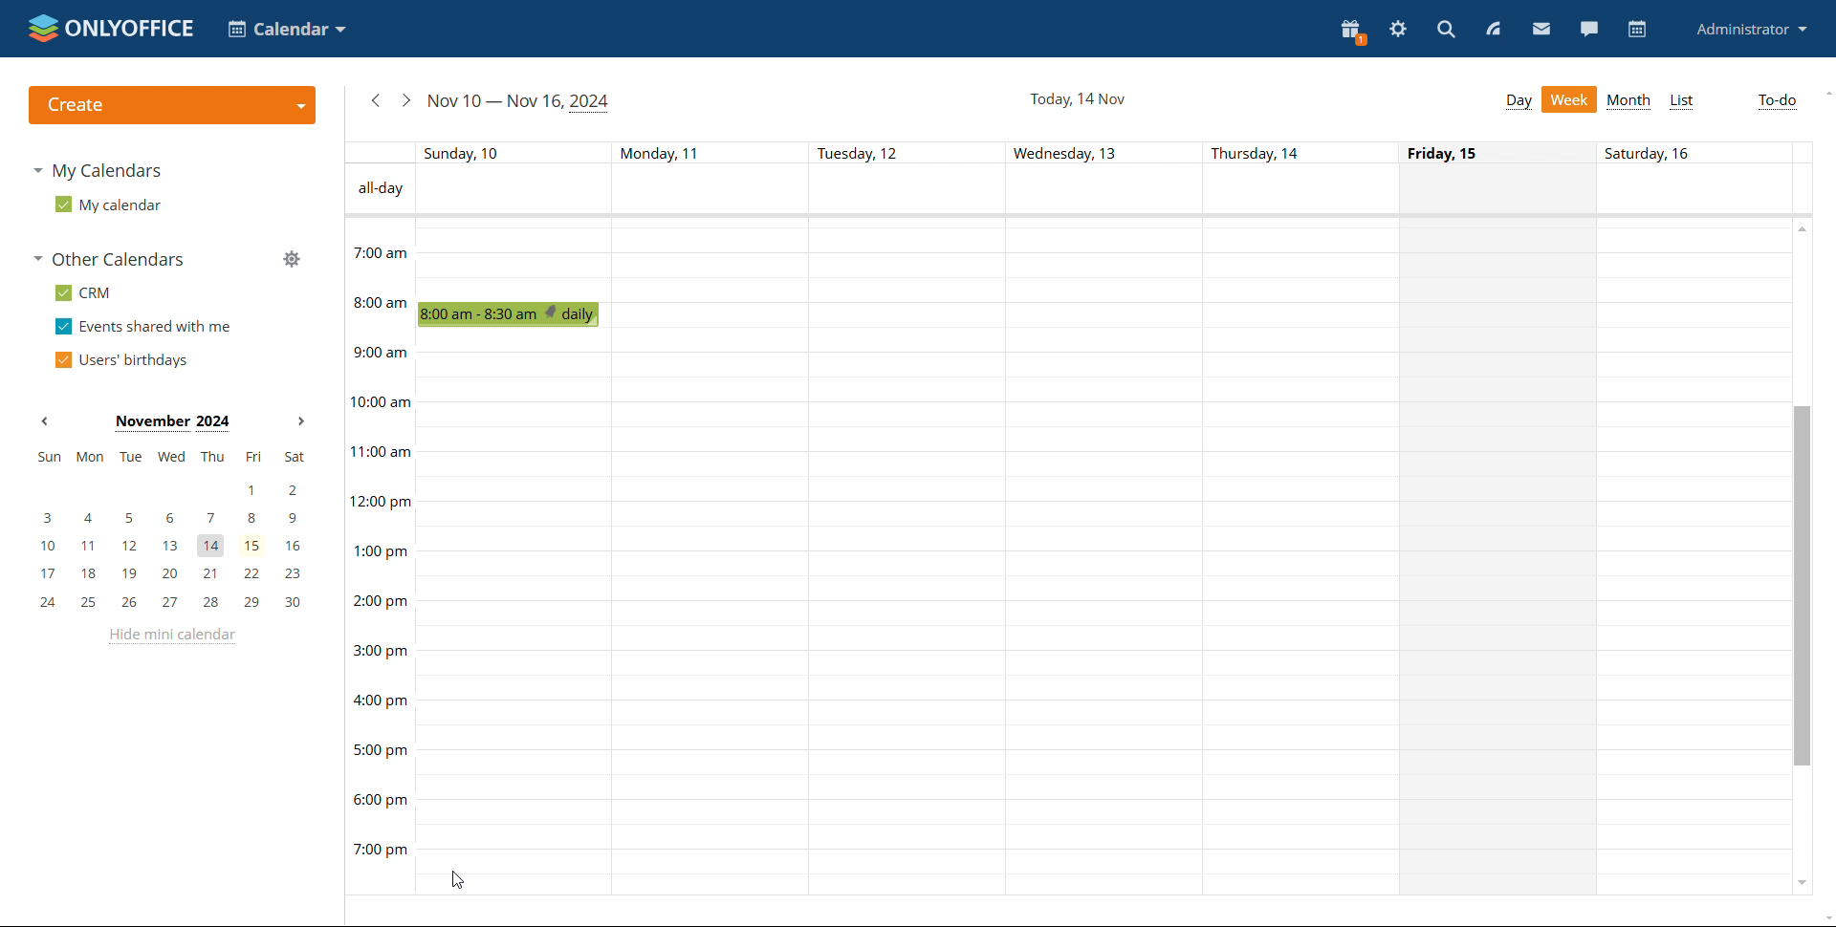  What do you see at coordinates (1775, 102) in the screenshot?
I see `to-do` at bounding box center [1775, 102].